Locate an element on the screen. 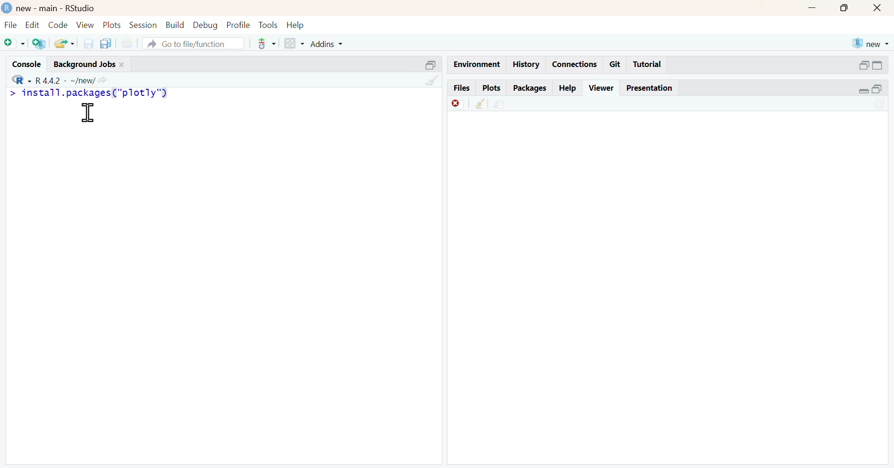 Image resolution: width=894 pixels, height=468 pixels. empty area is located at coordinates (222, 294).